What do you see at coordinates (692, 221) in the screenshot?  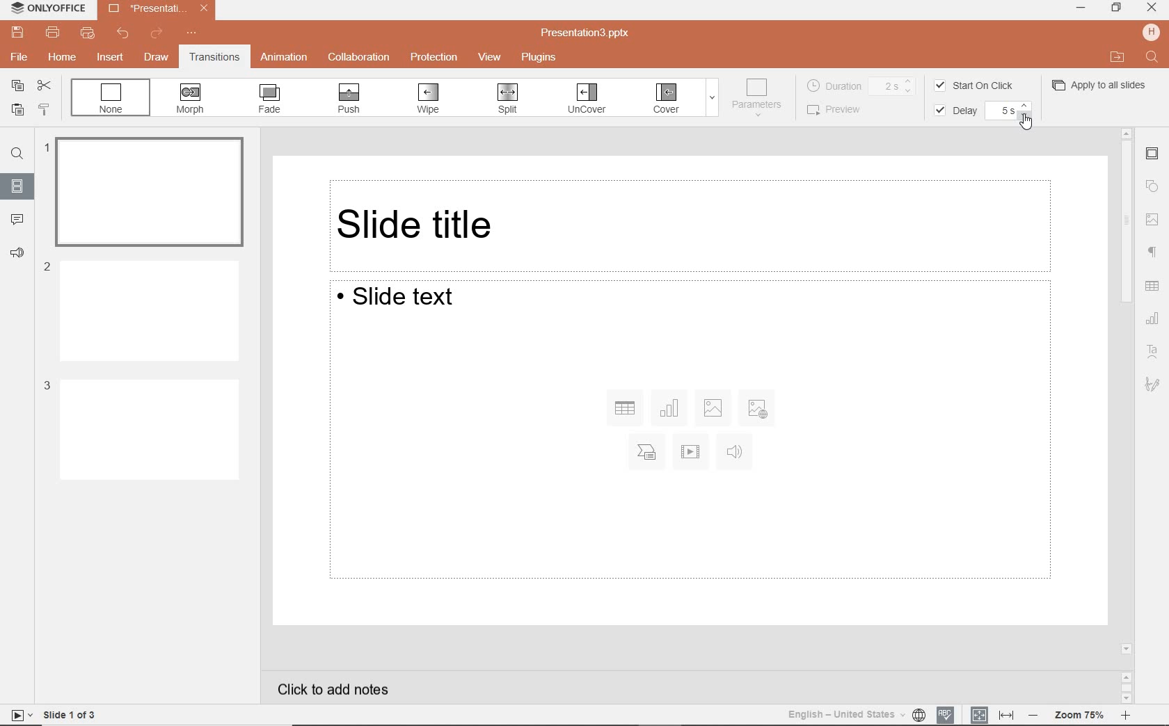 I see `Slide title` at bounding box center [692, 221].